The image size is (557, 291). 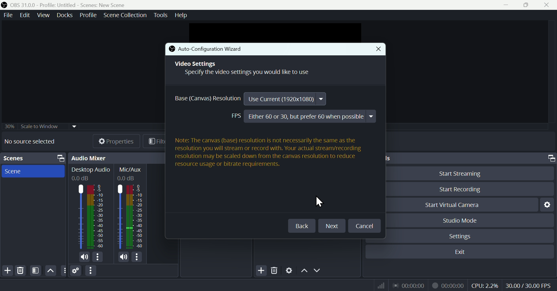 I want to click on Profile, so click(x=87, y=15).